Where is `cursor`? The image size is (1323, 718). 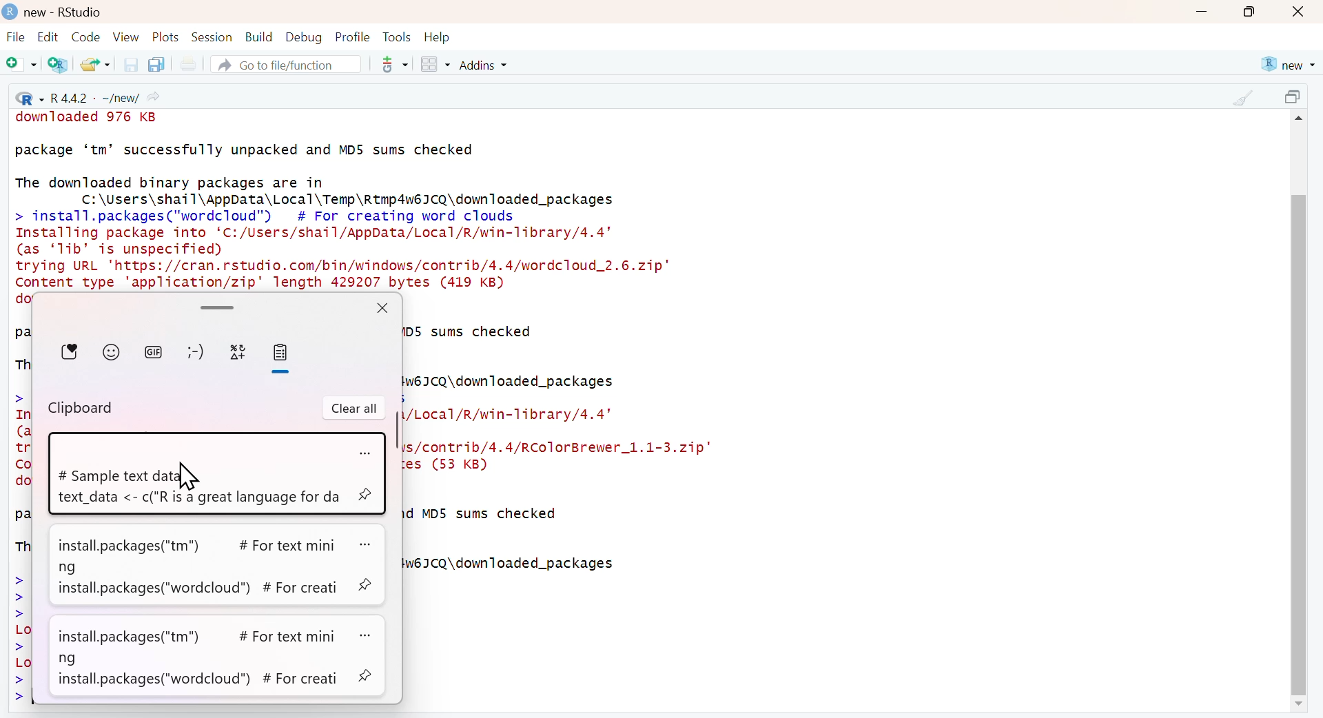 cursor is located at coordinates (188, 475).